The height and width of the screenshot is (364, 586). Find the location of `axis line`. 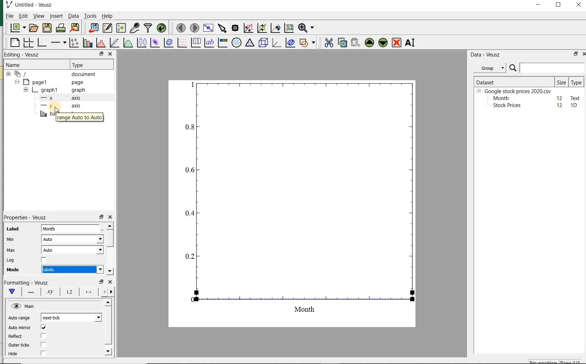

axis line is located at coordinates (29, 291).